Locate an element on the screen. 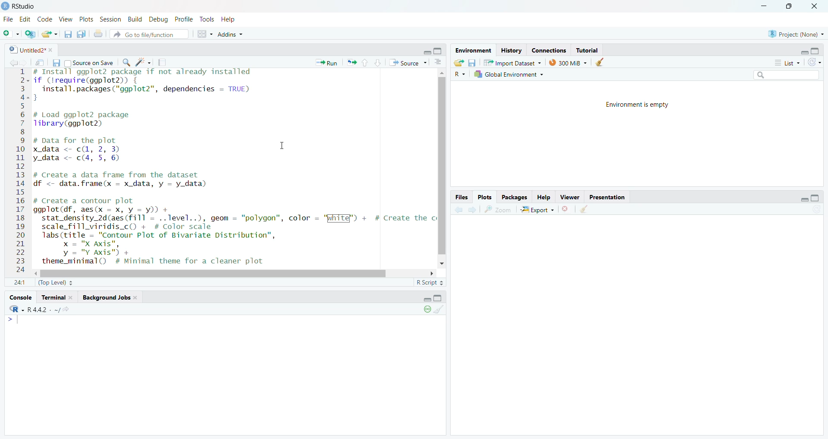 Image resolution: width=828 pixels, height=439 pixels. search bar is located at coordinates (786, 77).